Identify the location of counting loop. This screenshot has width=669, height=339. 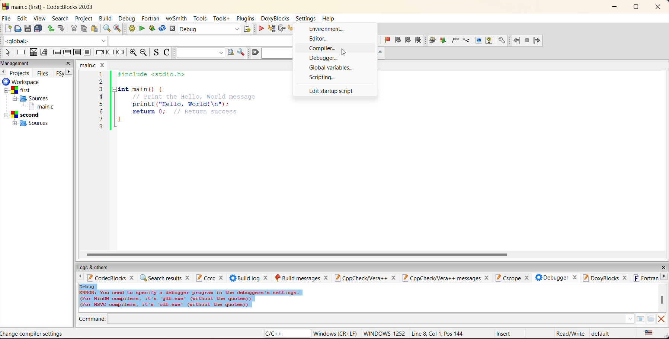
(78, 53).